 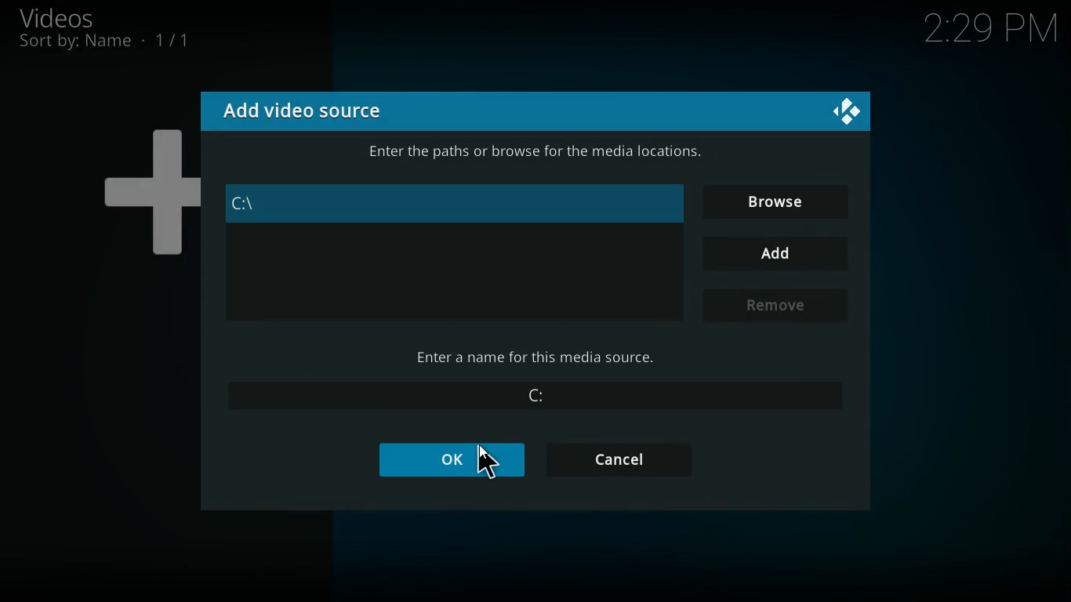 I want to click on videos, so click(x=75, y=17).